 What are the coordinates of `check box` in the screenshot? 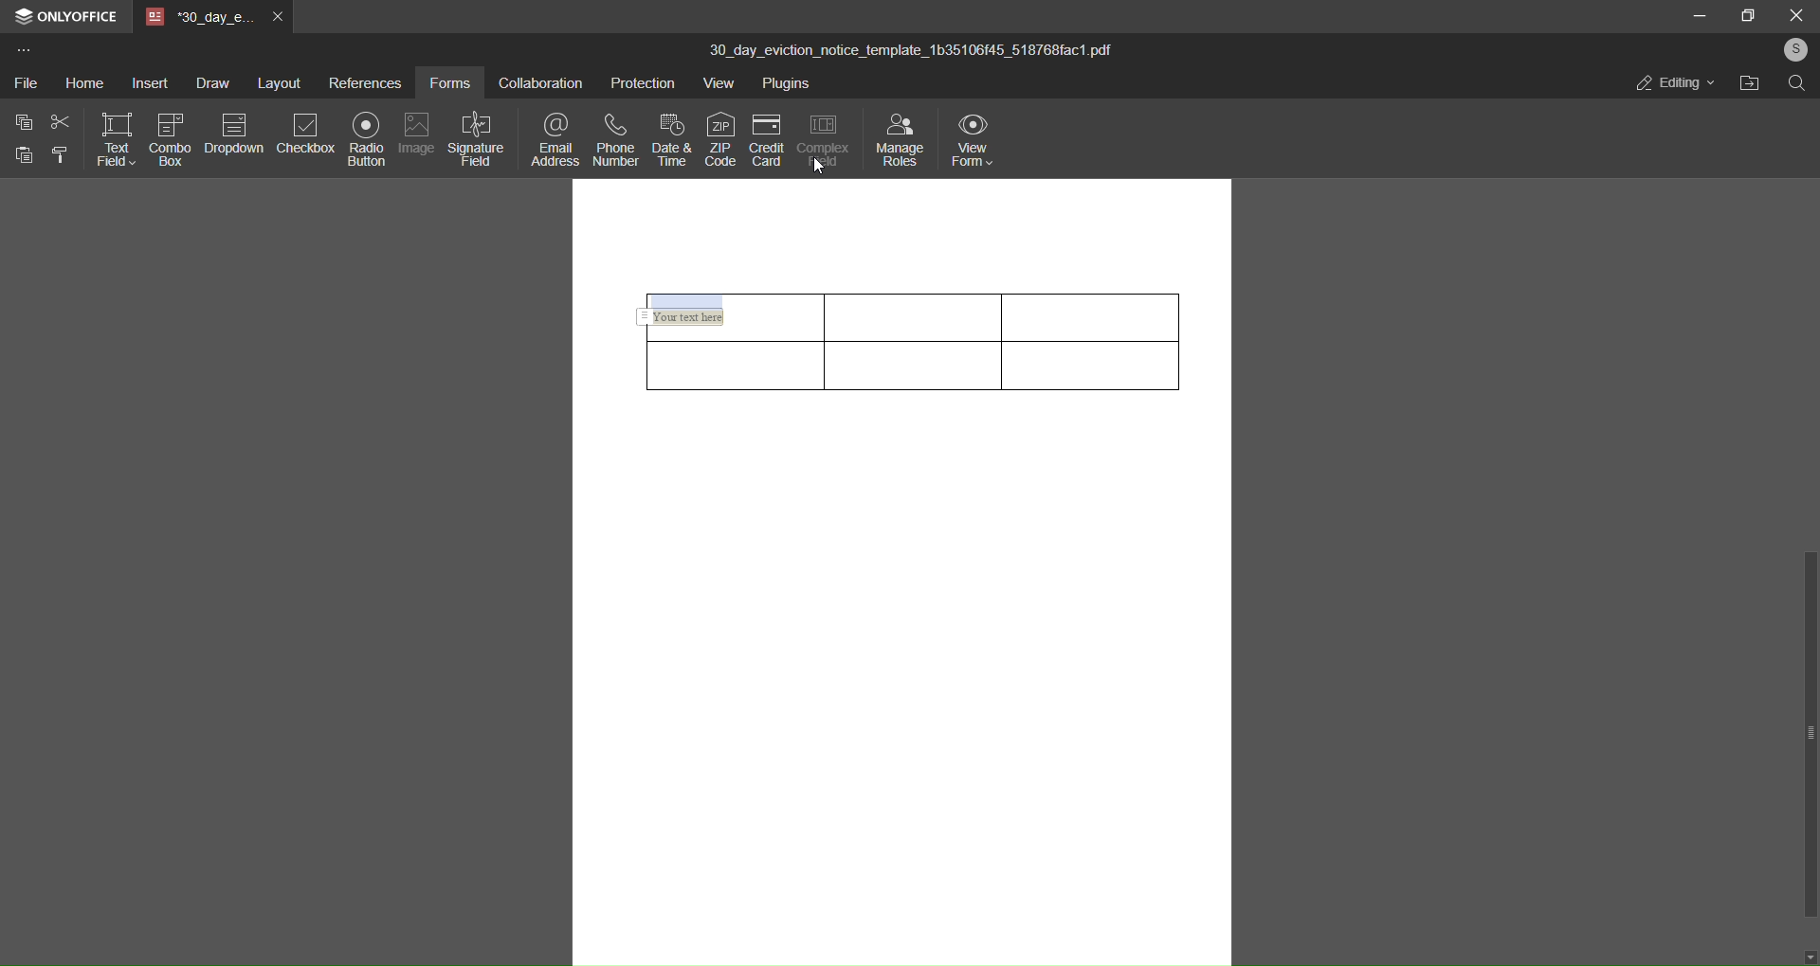 It's located at (307, 134).